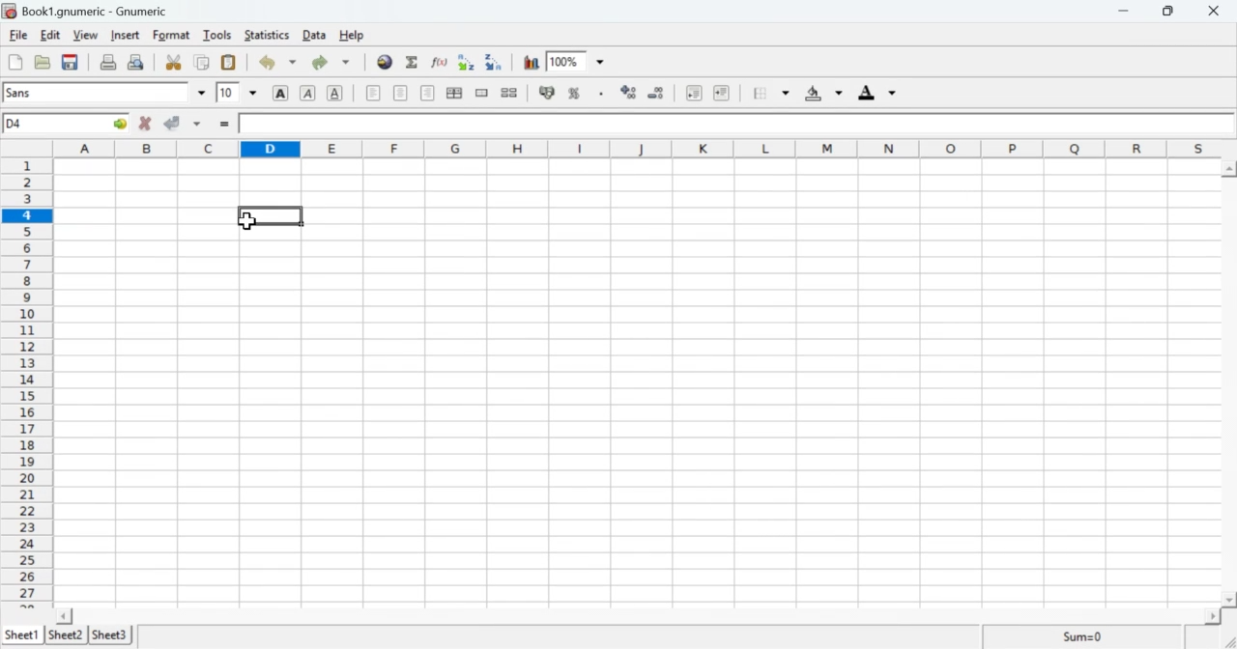  I want to click on Save, so click(70, 63).